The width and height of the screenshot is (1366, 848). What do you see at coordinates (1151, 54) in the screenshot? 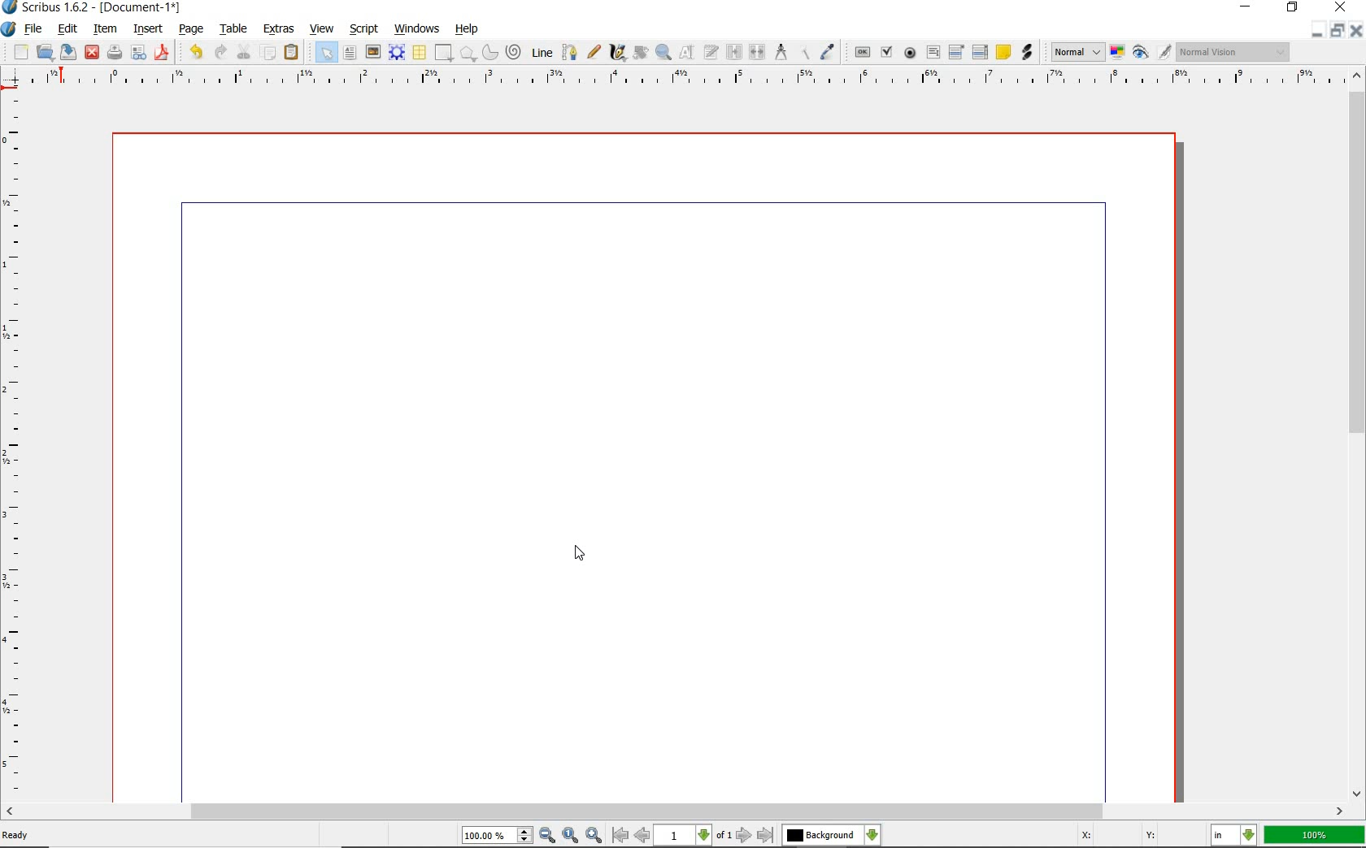
I see `preview mode` at bounding box center [1151, 54].